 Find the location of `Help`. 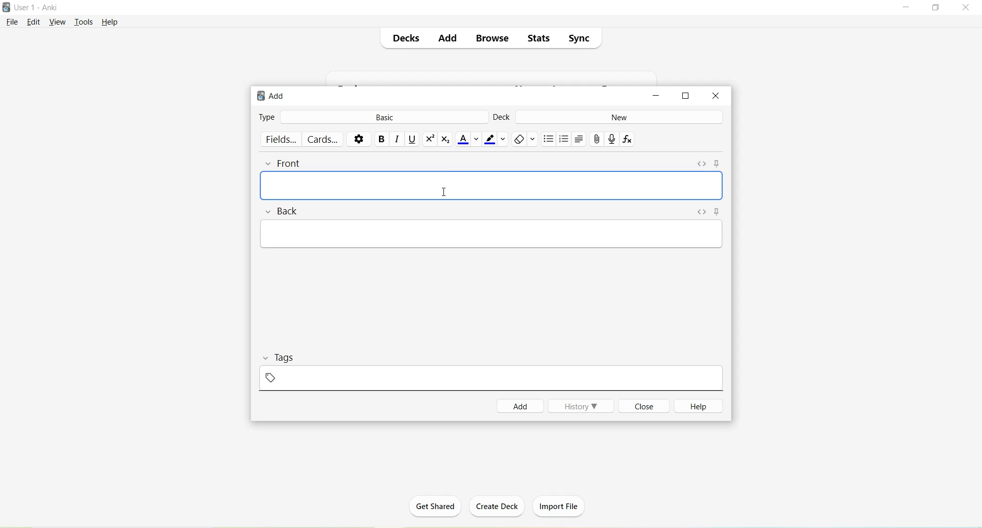

Help is located at coordinates (110, 23).